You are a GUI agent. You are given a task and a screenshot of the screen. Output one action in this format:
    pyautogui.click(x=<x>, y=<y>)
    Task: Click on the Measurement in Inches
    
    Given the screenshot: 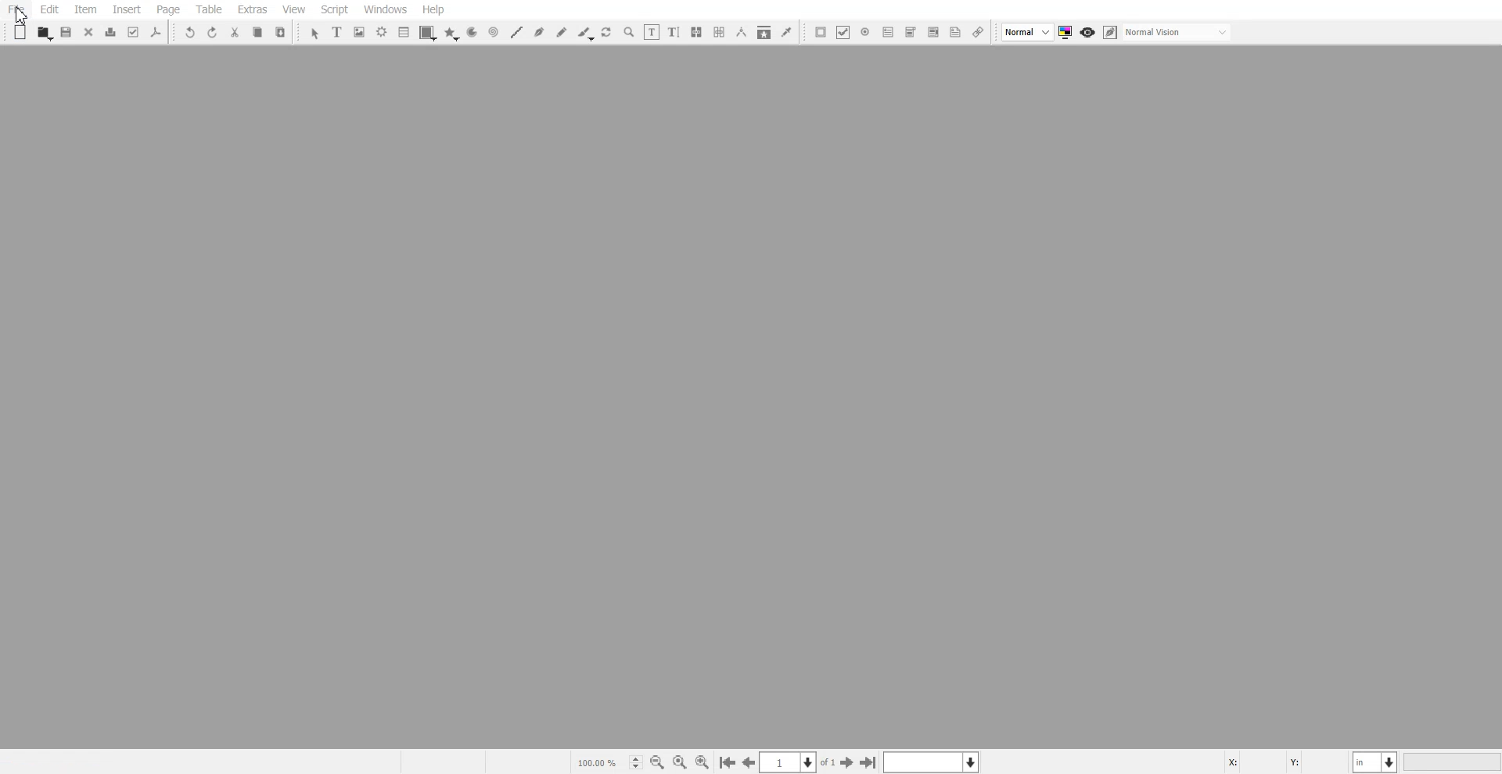 What is the action you would take?
    pyautogui.click(x=1376, y=761)
    